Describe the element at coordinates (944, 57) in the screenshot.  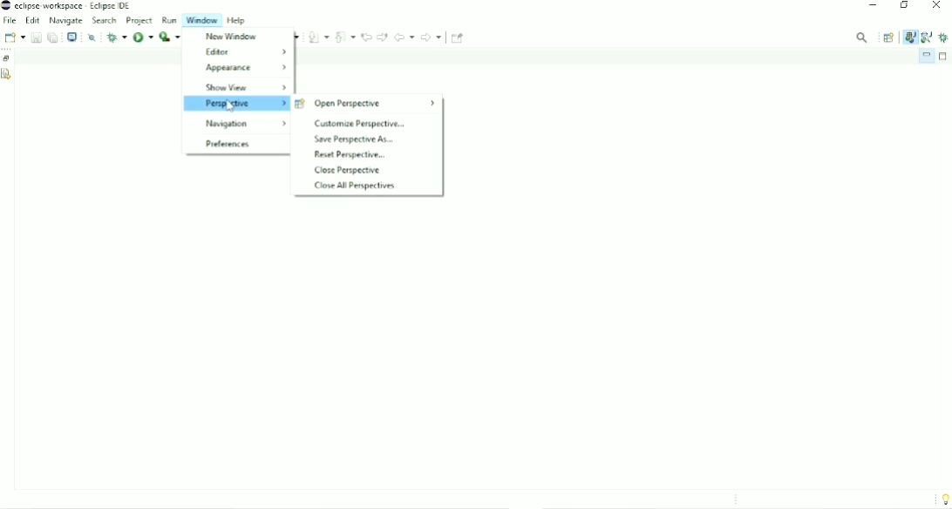
I see `Maximize` at that location.